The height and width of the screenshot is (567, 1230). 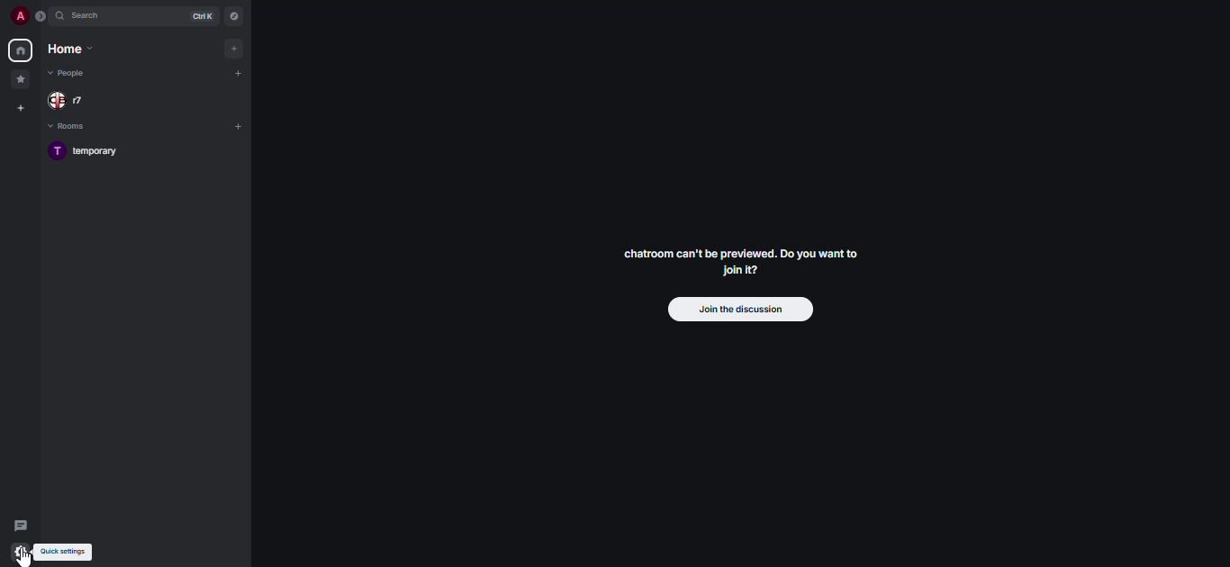 What do you see at coordinates (238, 75) in the screenshot?
I see `add` at bounding box center [238, 75].